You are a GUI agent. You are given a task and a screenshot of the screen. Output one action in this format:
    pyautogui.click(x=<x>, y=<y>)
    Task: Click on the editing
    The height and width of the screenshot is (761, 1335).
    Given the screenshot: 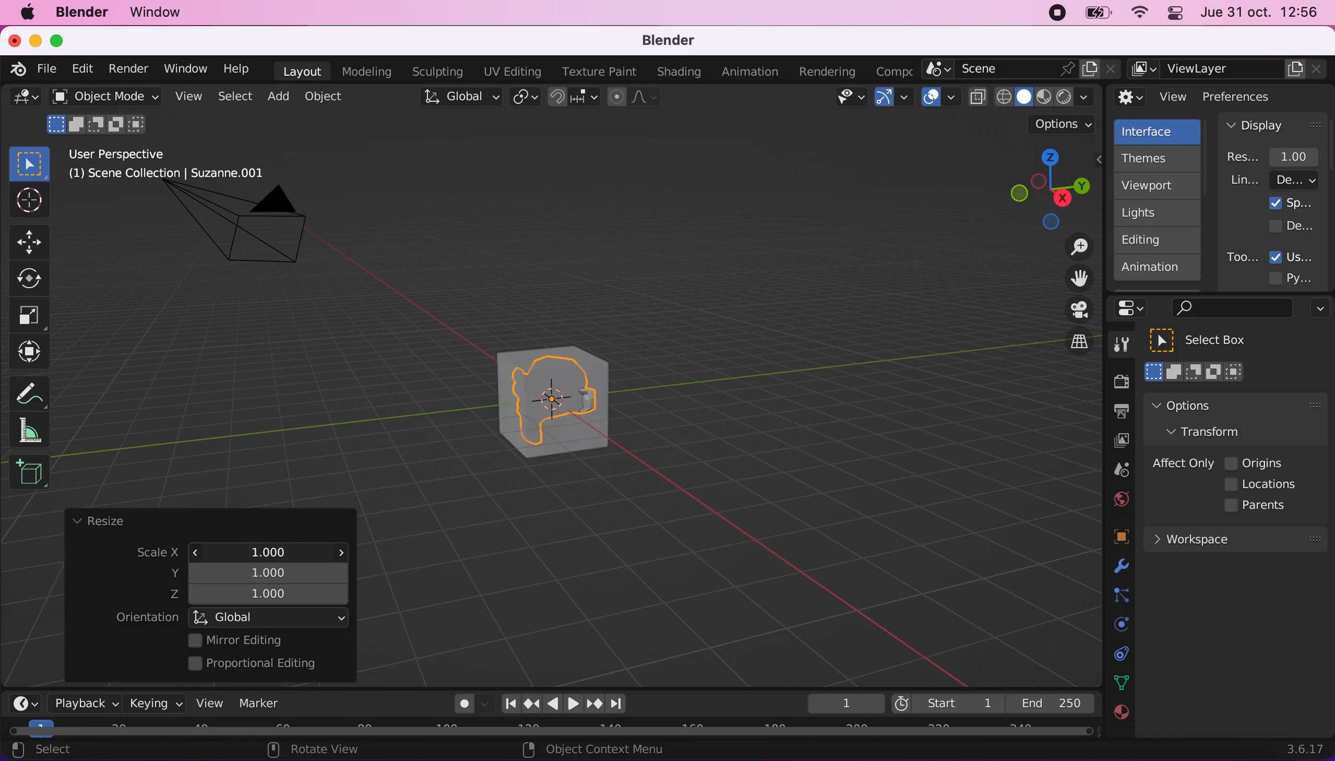 What is the action you would take?
    pyautogui.click(x=1152, y=239)
    